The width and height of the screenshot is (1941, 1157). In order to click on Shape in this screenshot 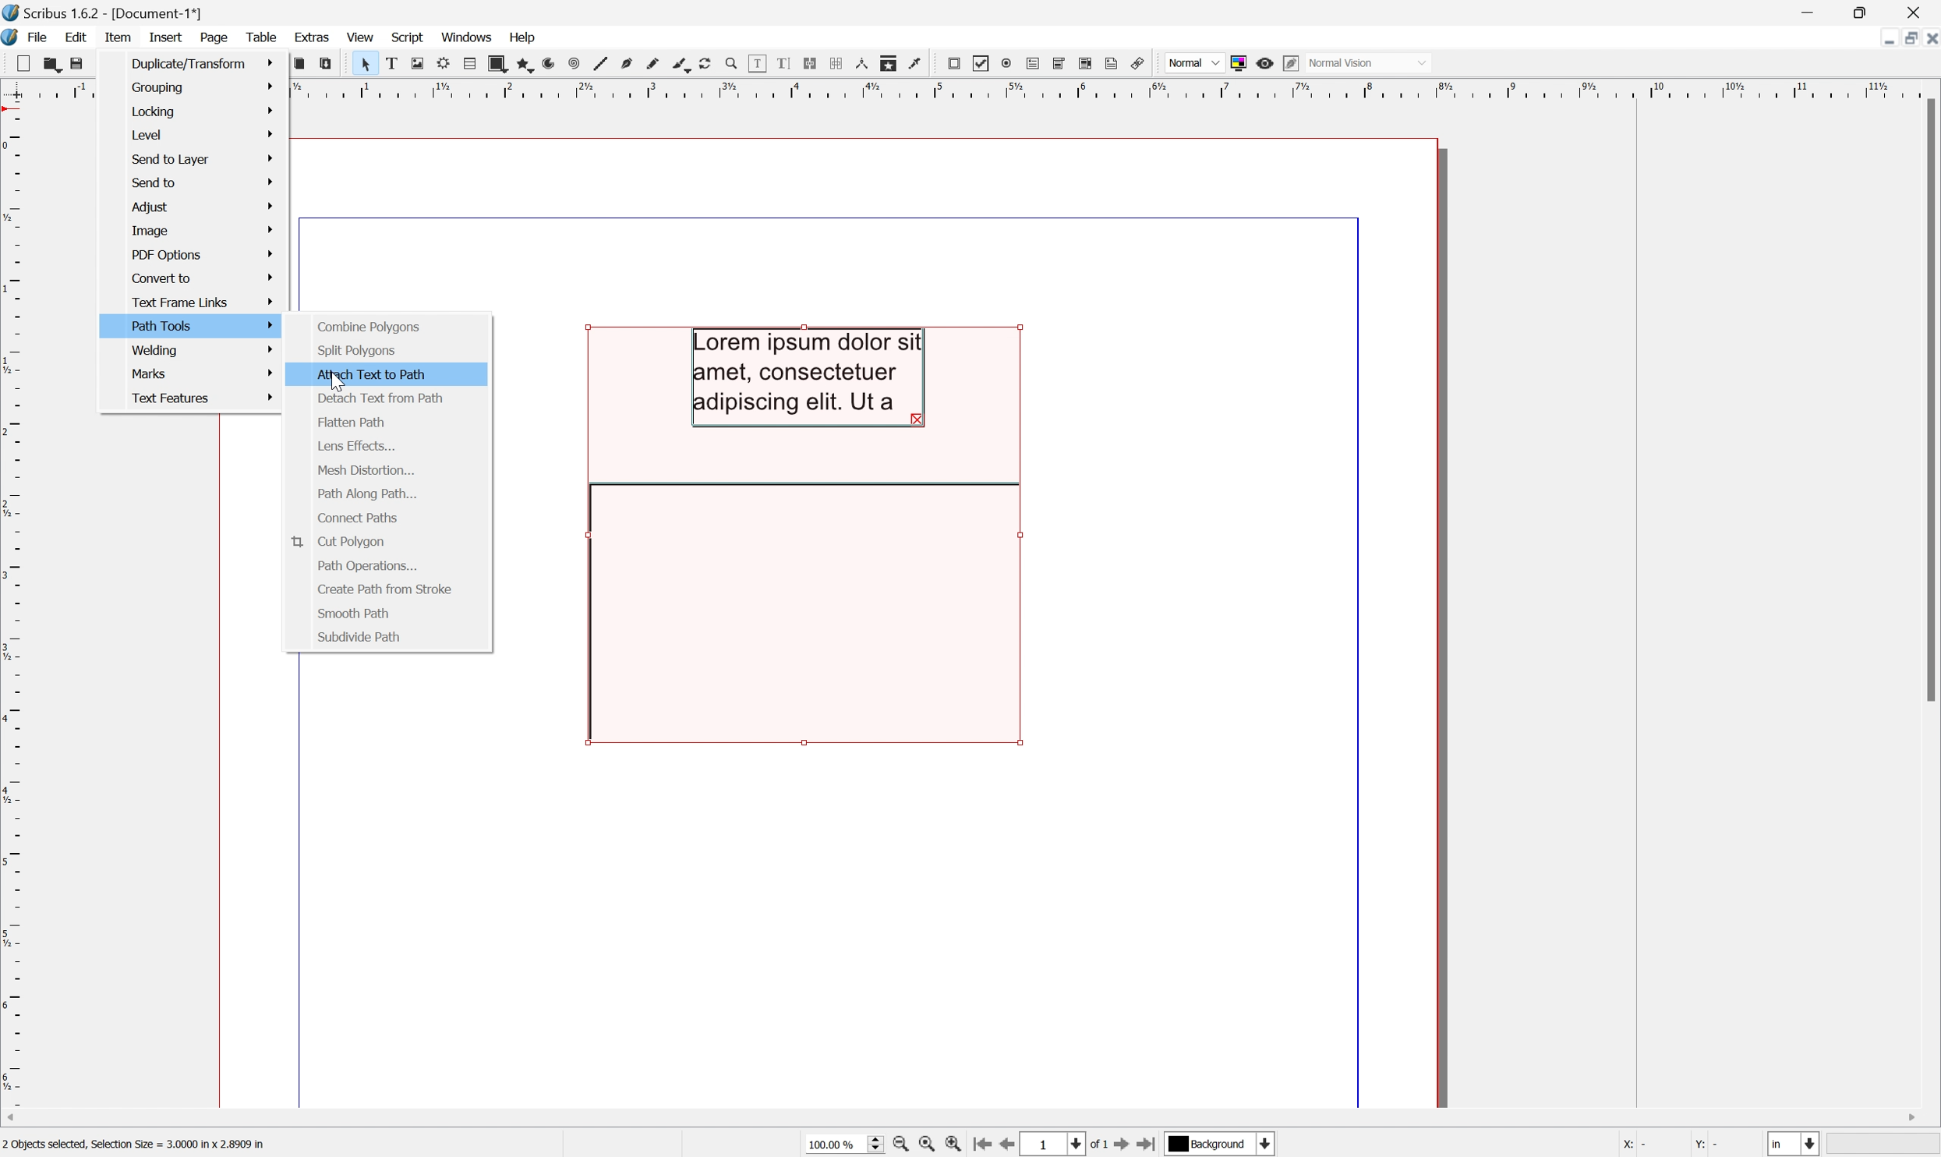, I will do `click(497, 61)`.